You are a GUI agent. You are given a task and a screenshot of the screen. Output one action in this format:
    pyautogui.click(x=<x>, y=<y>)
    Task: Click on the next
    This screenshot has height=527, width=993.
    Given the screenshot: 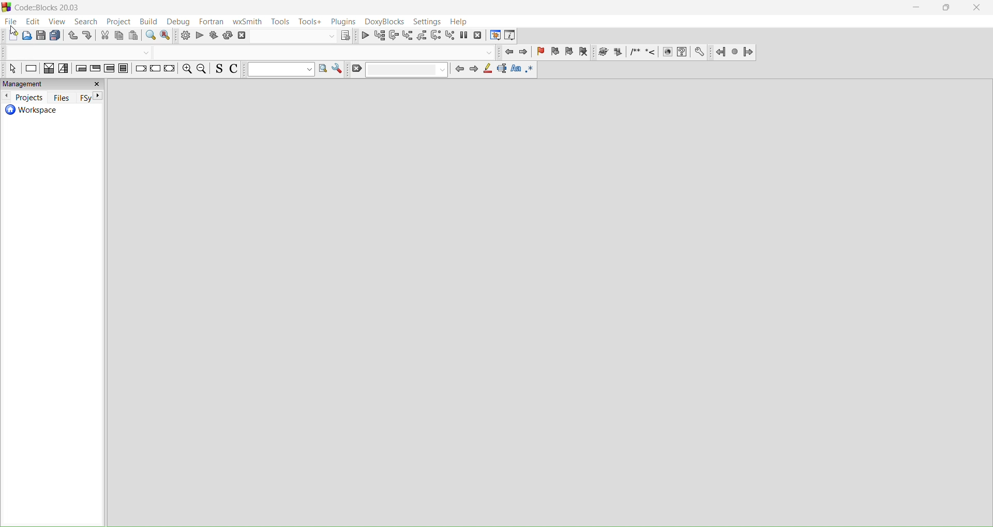 What is the action you would take?
    pyautogui.click(x=476, y=71)
    